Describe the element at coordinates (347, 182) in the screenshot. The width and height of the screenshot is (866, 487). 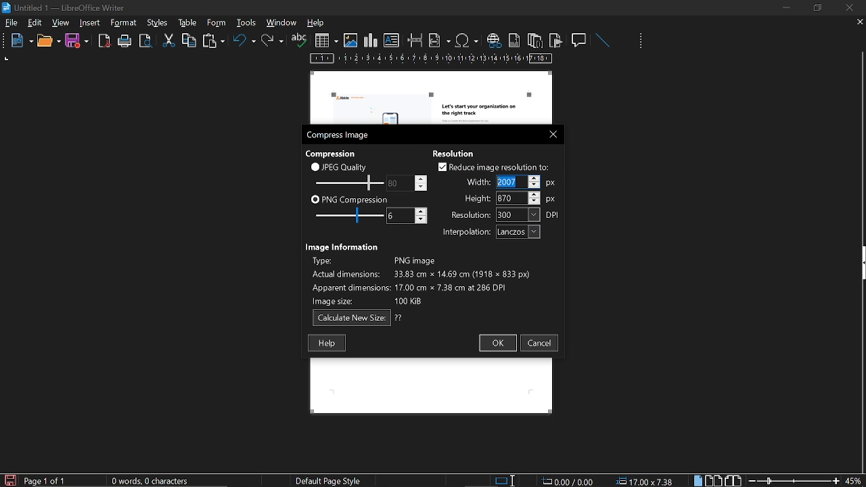
I see `jpeg quality scale` at that location.